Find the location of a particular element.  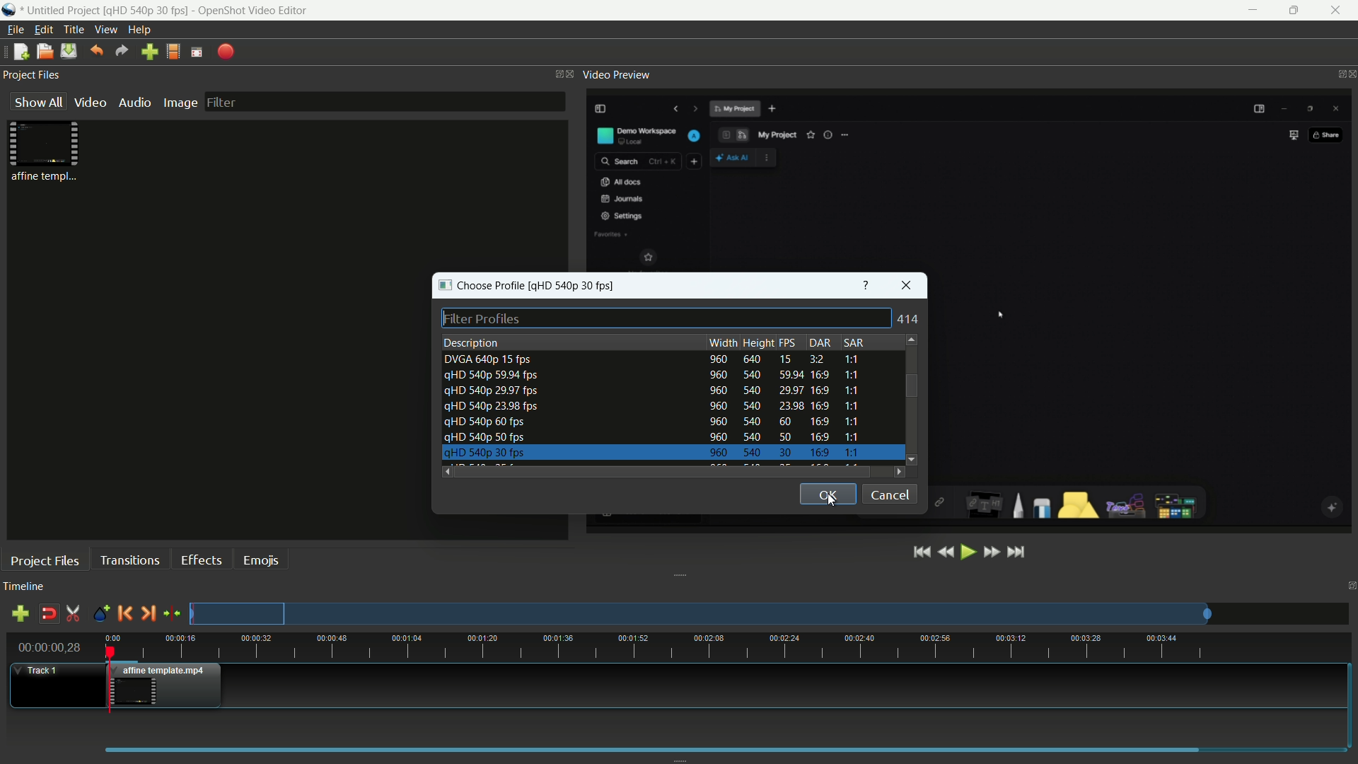

profile-6 is located at coordinates (649, 437).